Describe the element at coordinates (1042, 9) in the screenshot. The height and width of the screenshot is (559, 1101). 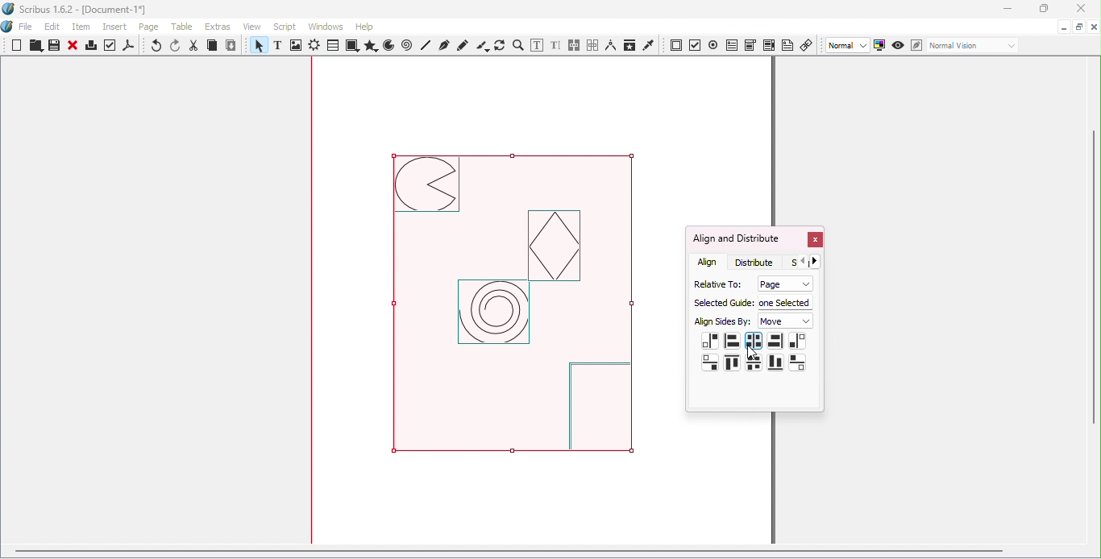
I see `Maximize` at that location.